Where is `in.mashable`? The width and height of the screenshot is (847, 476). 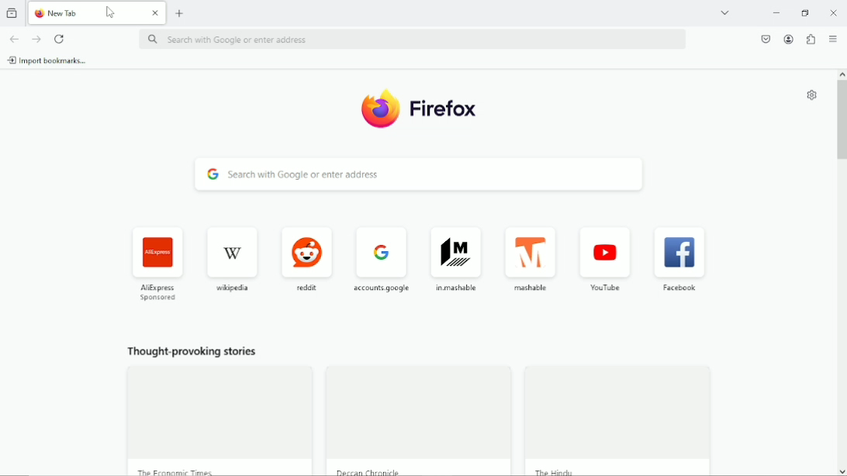 in.mashable is located at coordinates (458, 259).